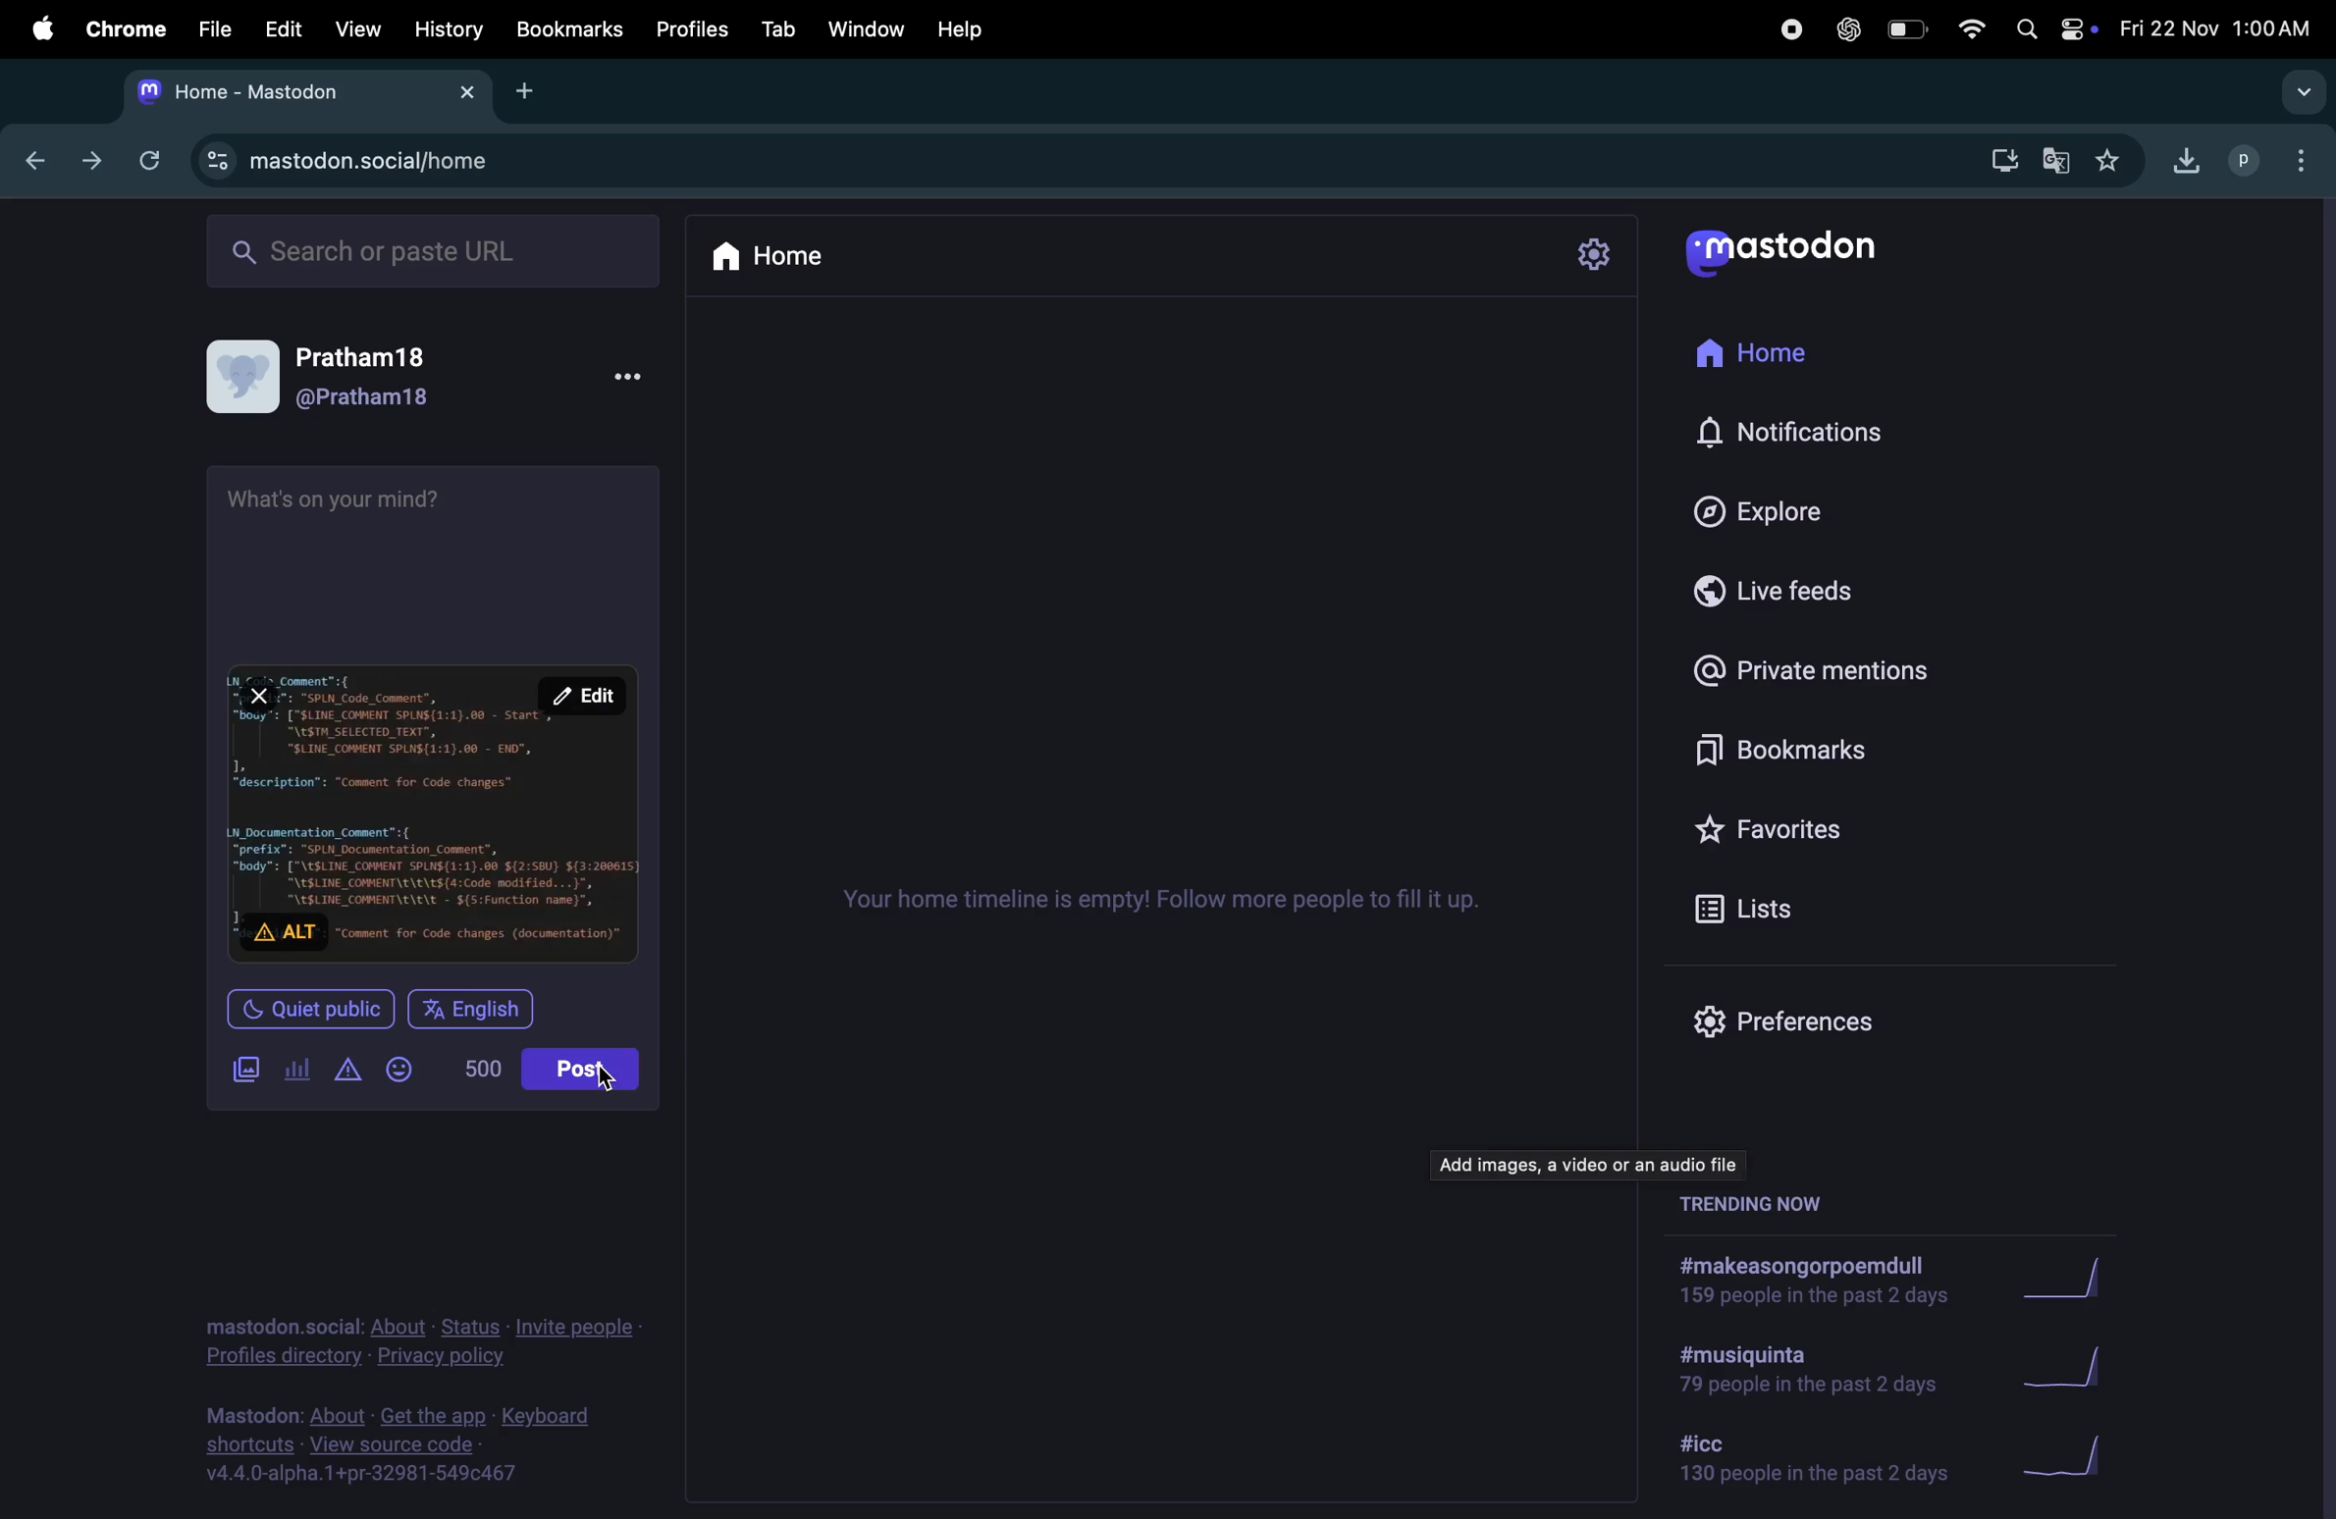 The image size is (2336, 1519). Describe the element at coordinates (449, 30) in the screenshot. I see `history` at that location.